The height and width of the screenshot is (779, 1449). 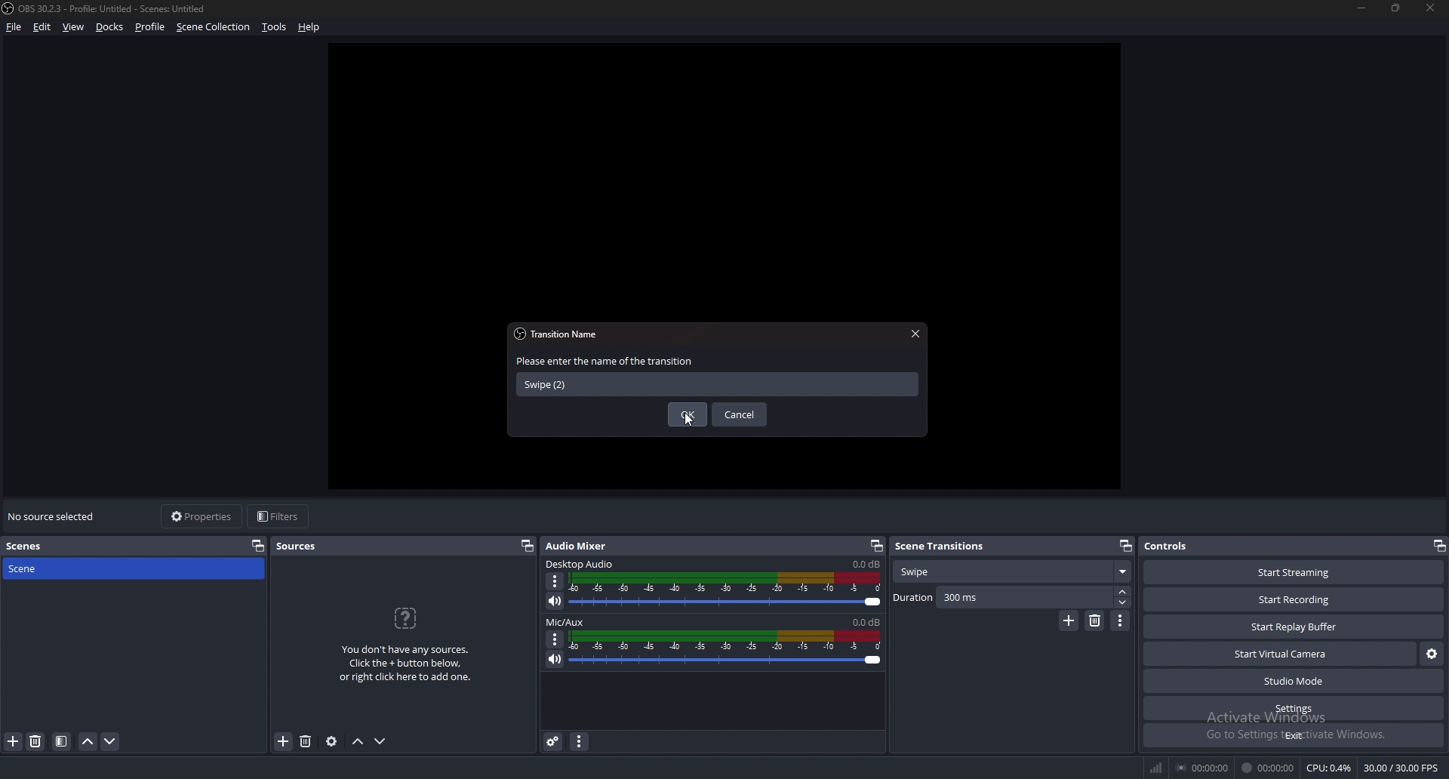 What do you see at coordinates (1432, 654) in the screenshot?
I see `configure virtual camera` at bounding box center [1432, 654].